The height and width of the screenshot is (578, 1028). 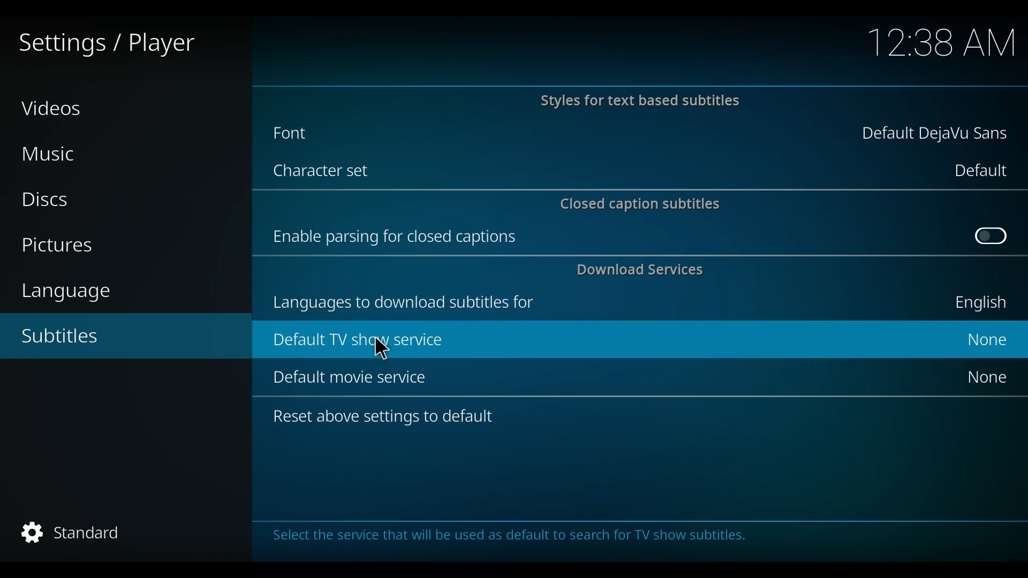 What do you see at coordinates (988, 376) in the screenshot?
I see `None` at bounding box center [988, 376].